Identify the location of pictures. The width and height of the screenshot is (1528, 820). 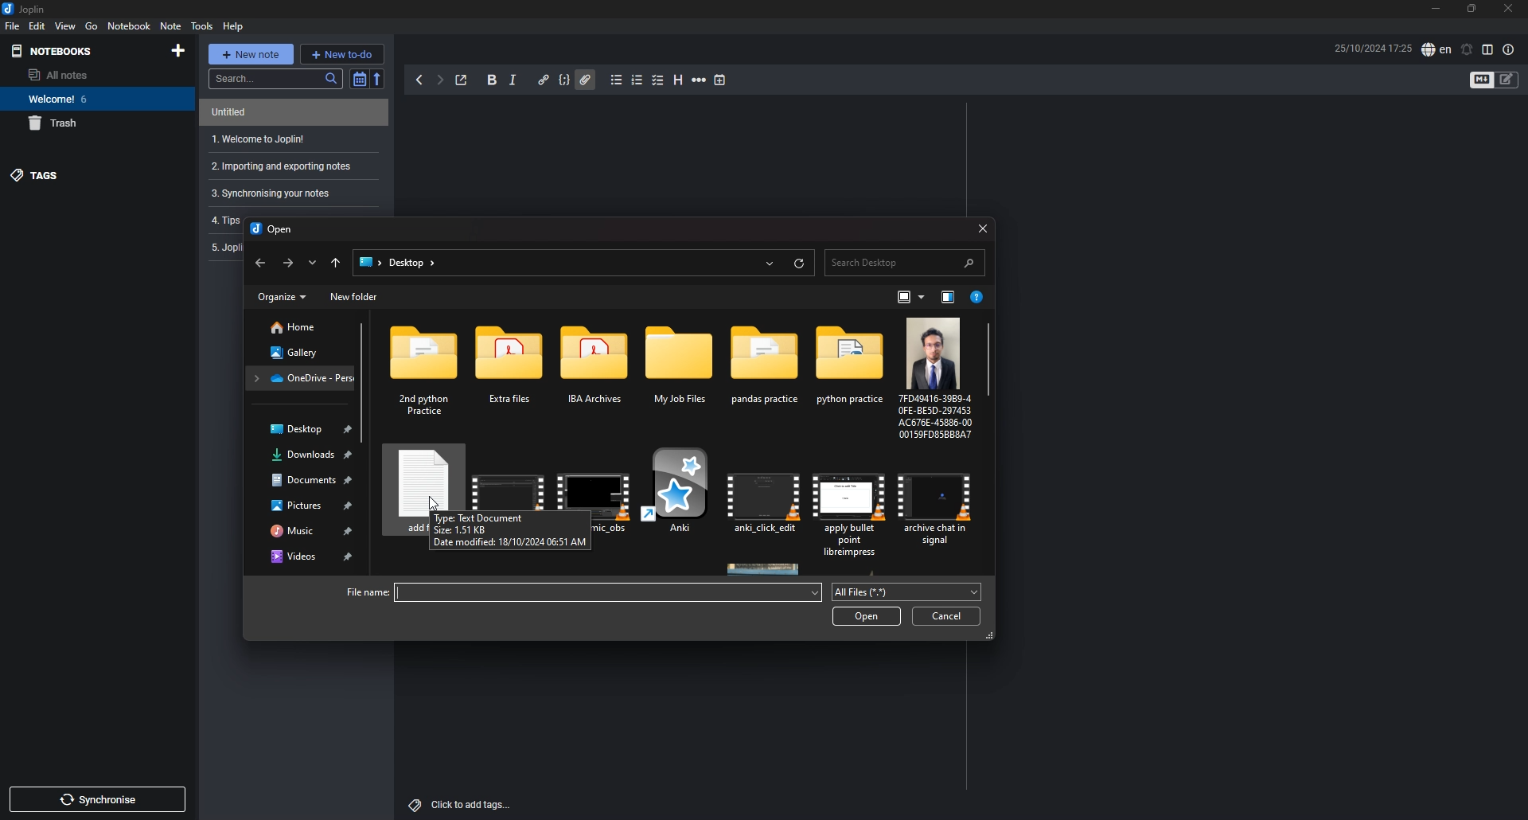
(306, 504).